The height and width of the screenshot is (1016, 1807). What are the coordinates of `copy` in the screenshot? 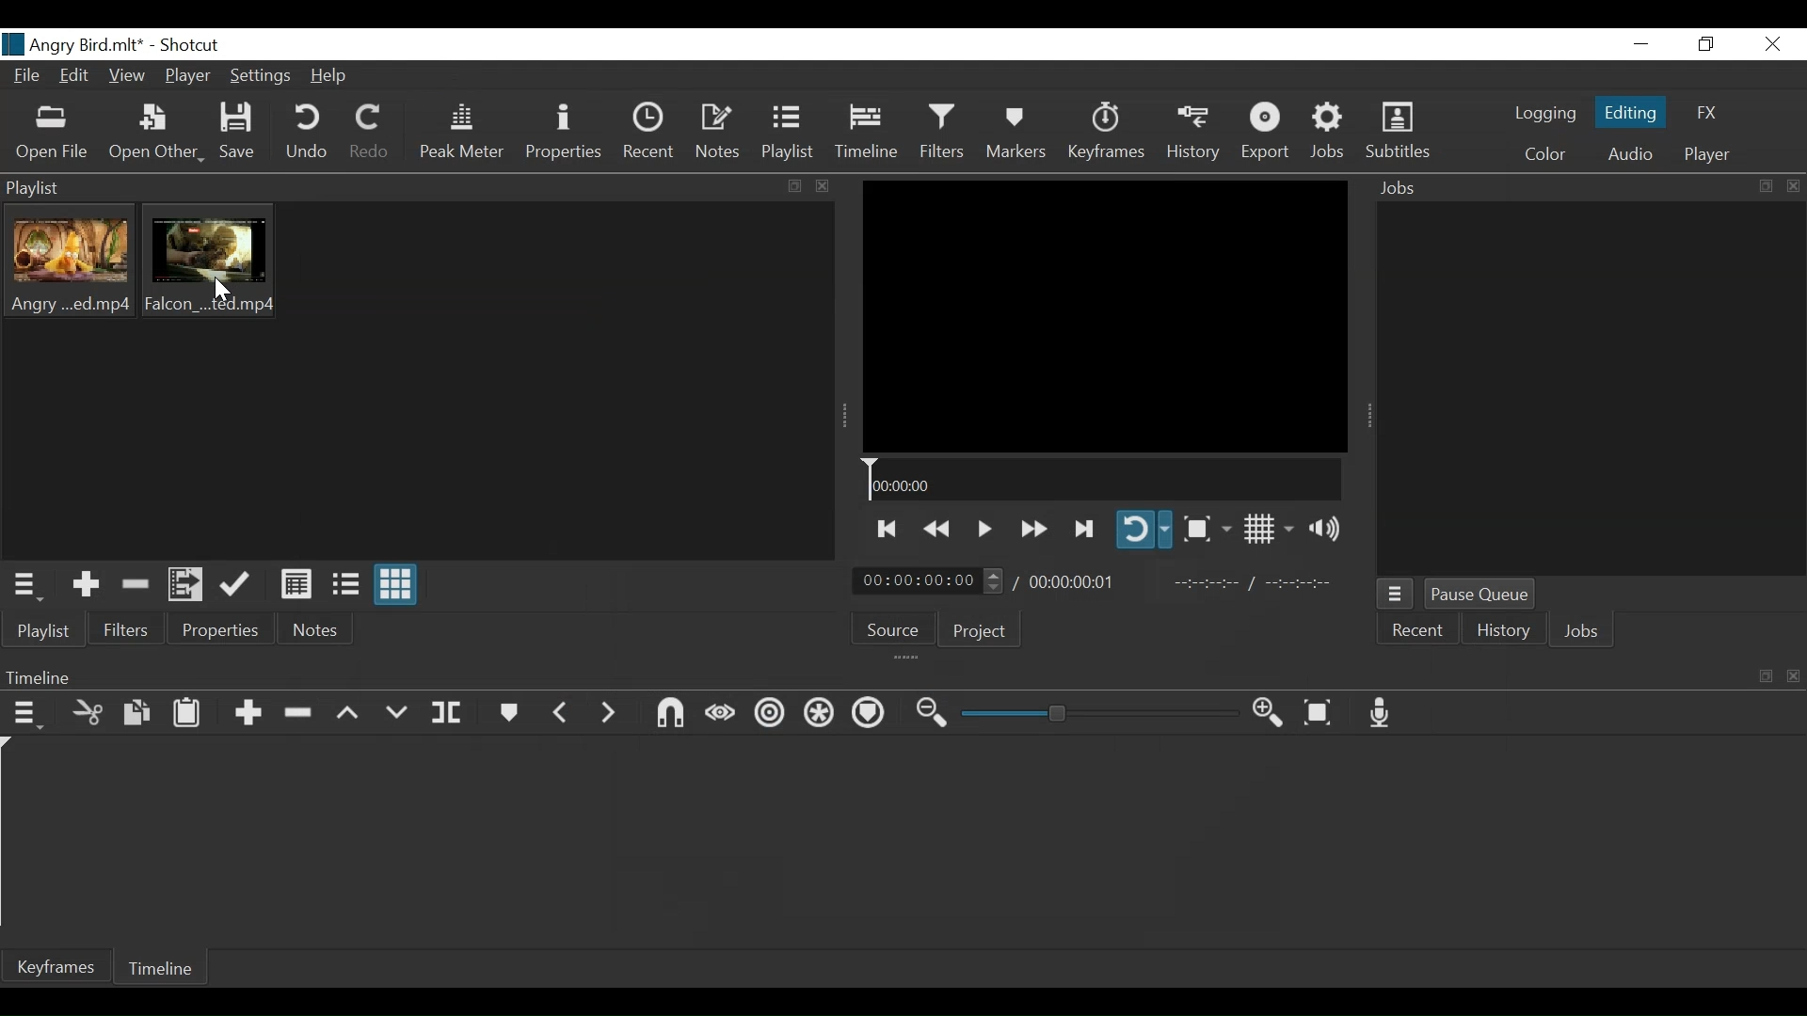 It's located at (797, 187).